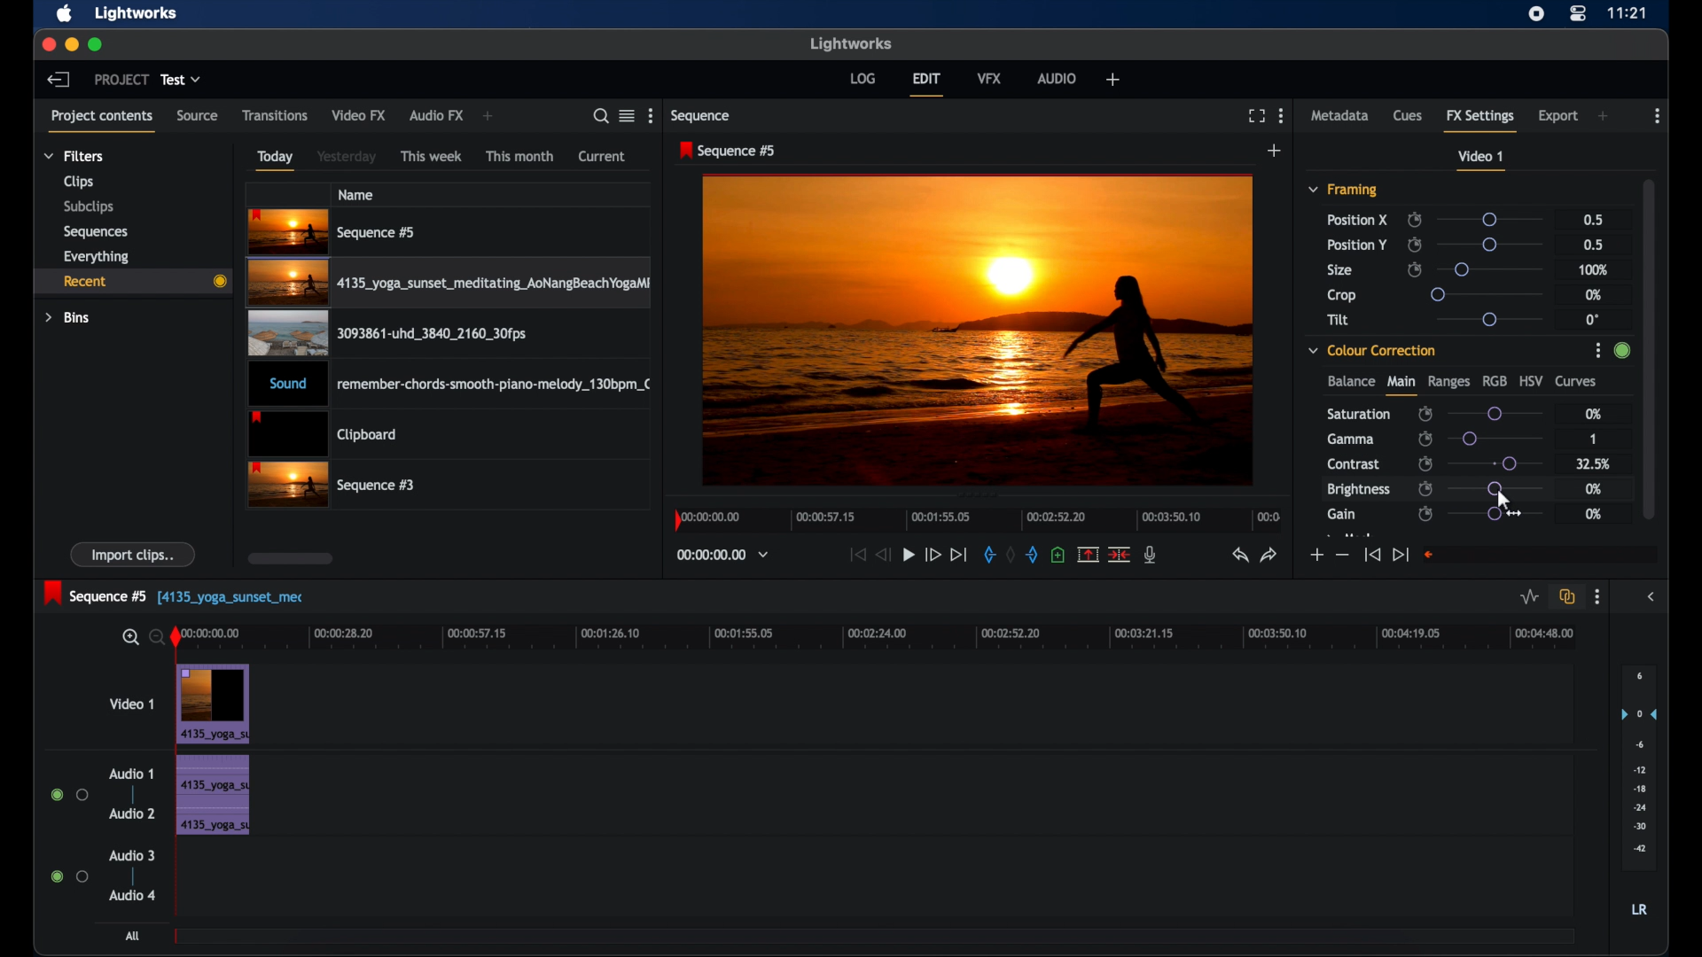 The image size is (1702, 957). Describe the element at coordinates (134, 554) in the screenshot. I see `import clips` at that location.